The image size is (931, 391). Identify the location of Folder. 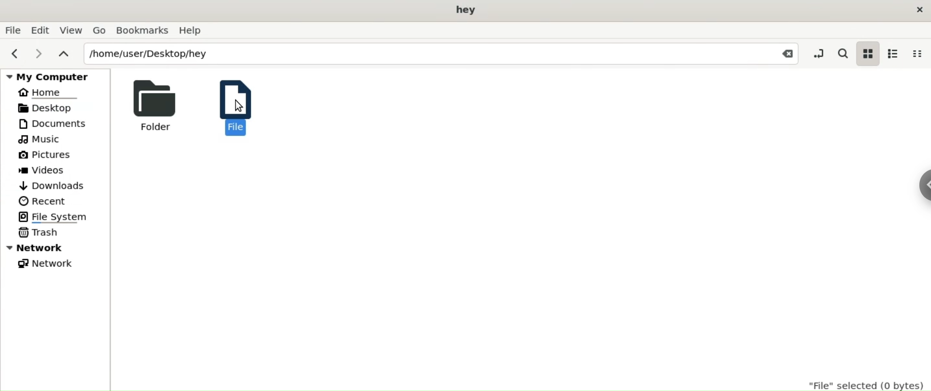
(159, 105).